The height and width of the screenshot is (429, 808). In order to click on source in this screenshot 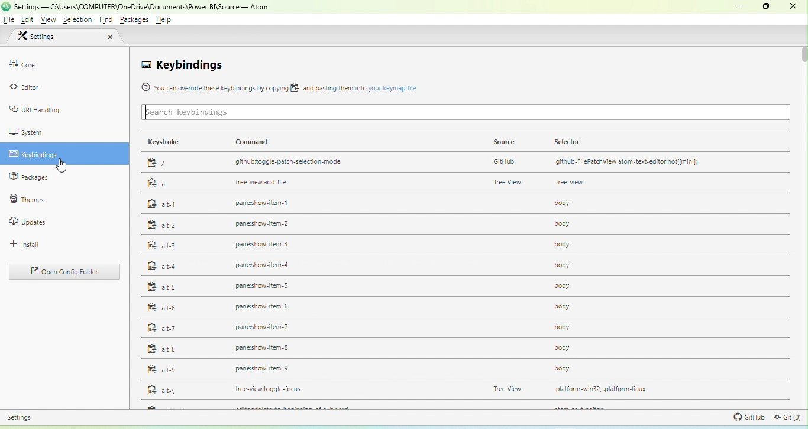, I will do `click(510, 273)`.